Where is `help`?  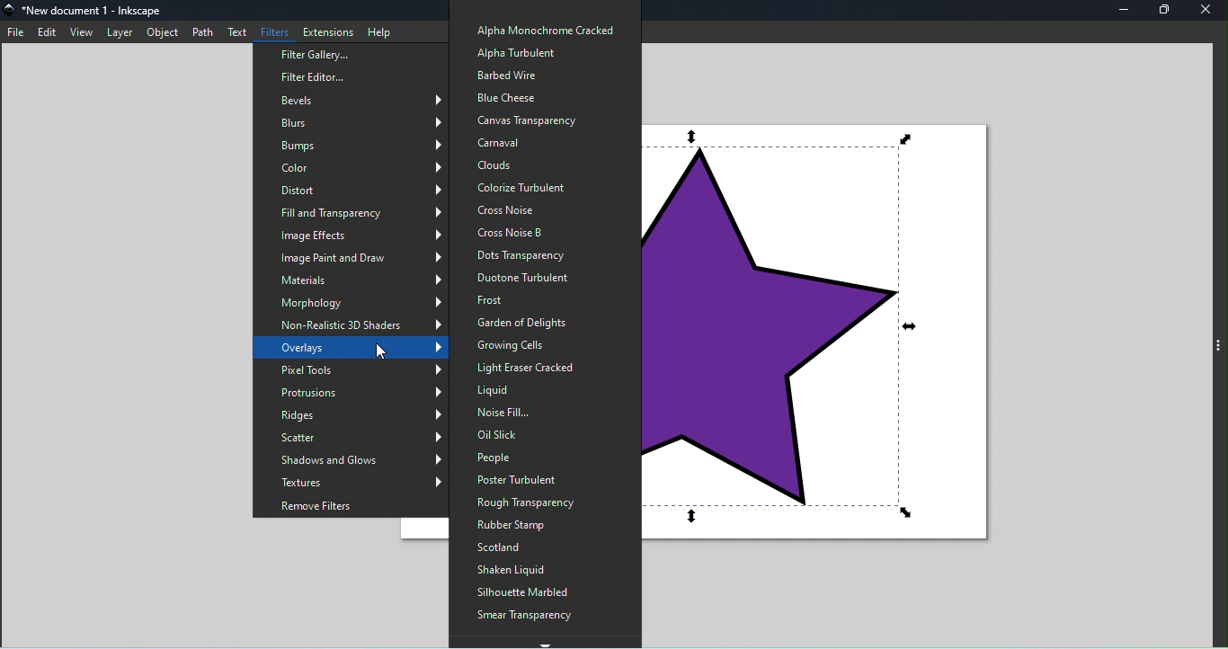
help is located at coordinates (379, 30).